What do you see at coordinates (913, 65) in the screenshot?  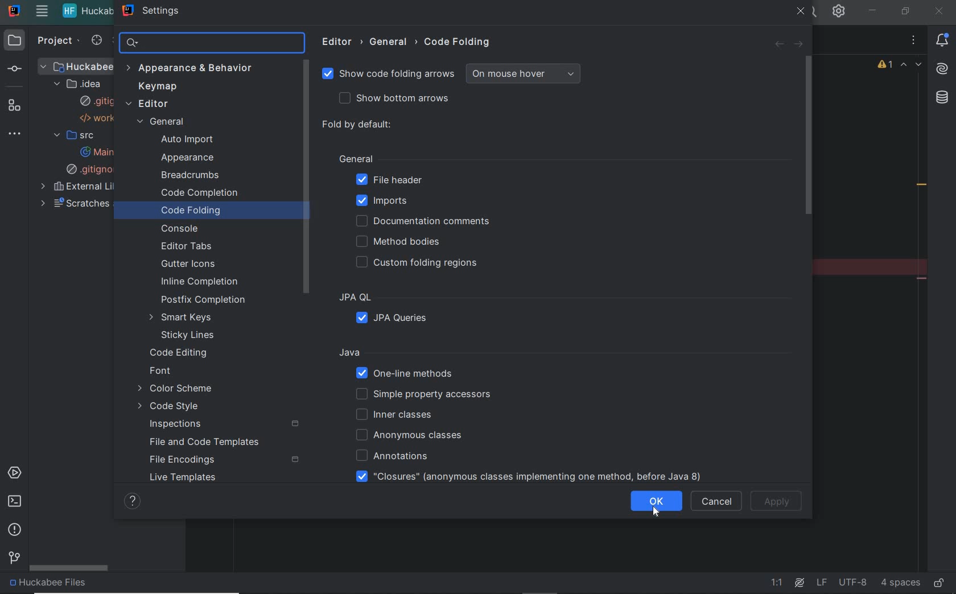 I see `previous and next warnings` at bounding box center [913, 65].